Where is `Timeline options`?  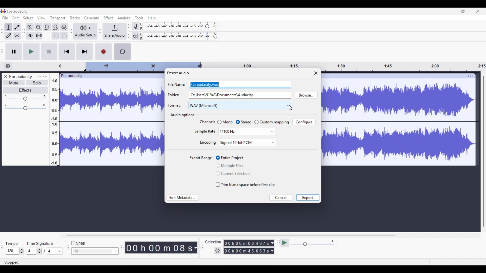
Timeline options is located at coordinates (8, 66).